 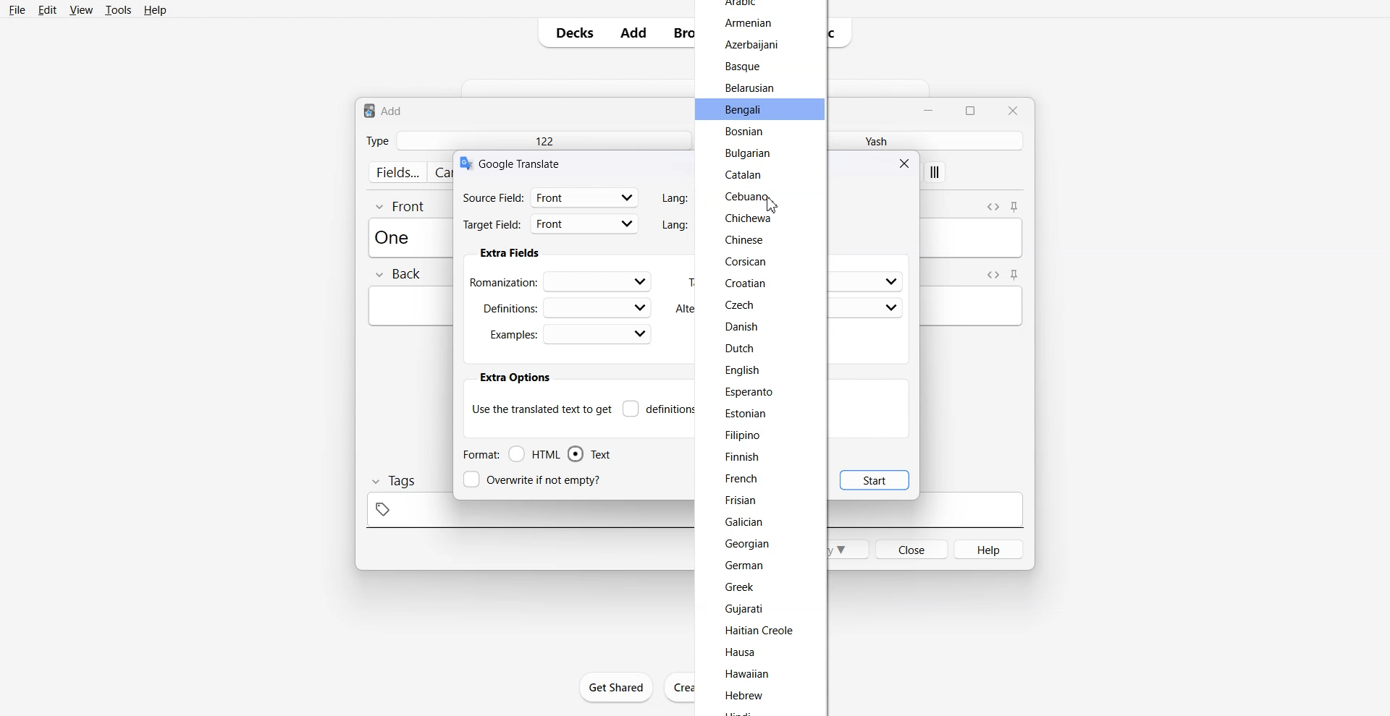 What do you see at coordinates (563, 281) in the screenshot?
I see `Romanization:` at bounding box center [563, 281].